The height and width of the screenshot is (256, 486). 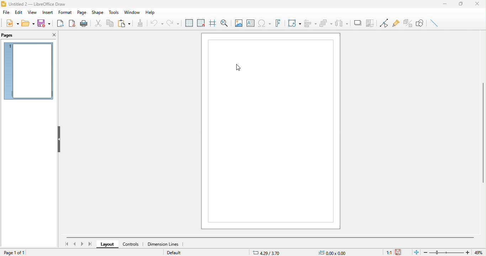 What do you see at coordinates (333, 251) in the screenshot?
I see `0.00x0.00` at bounding box center [333, 251].